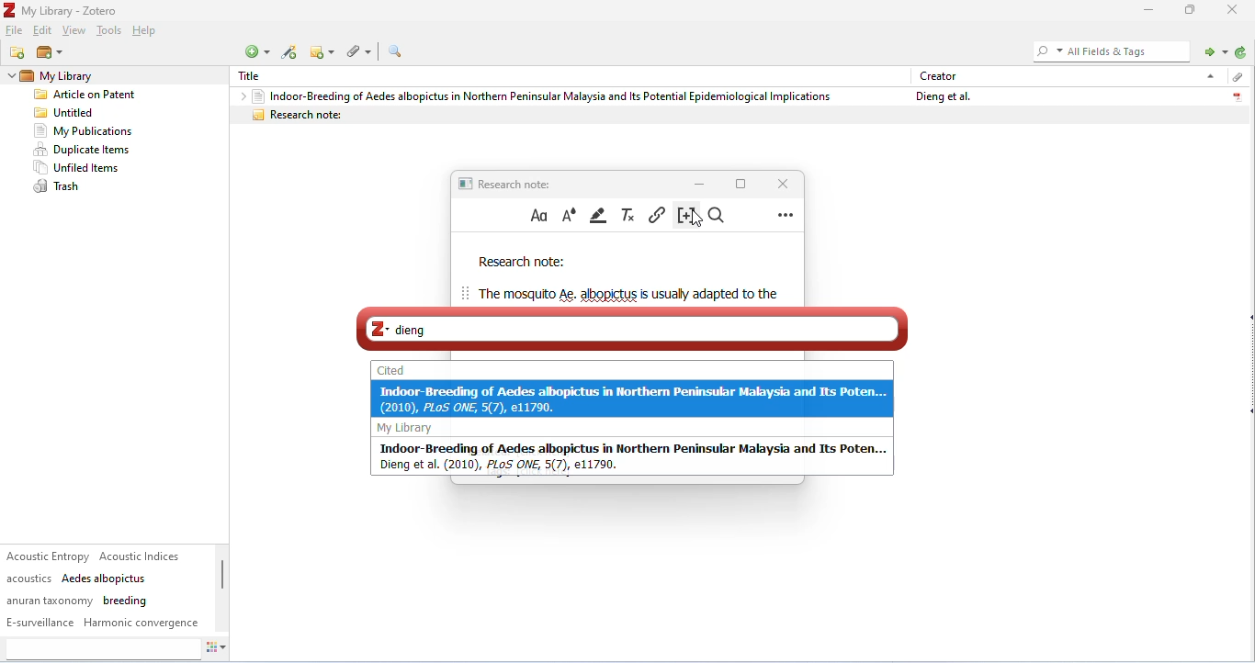 Image resolution: width=1255 pixels, height=663 pixels. Describe the element at coordinates (83, 131) in the screenshot. I see `my publication` at that location.